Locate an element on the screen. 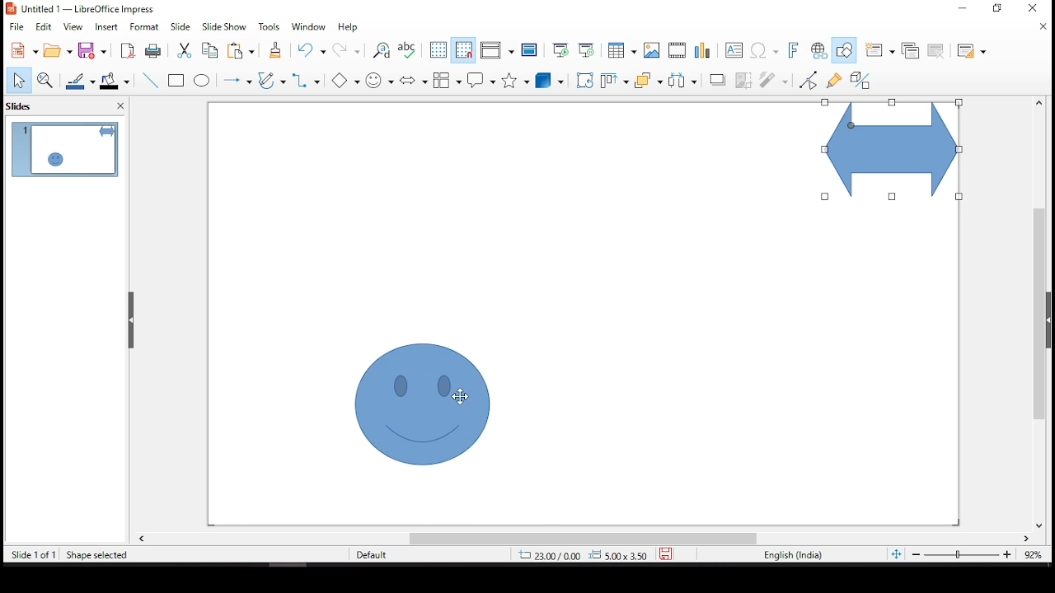 Image resolution: width=1055 pixels, height=593 pixels. window is located at coordinates (312, 27).